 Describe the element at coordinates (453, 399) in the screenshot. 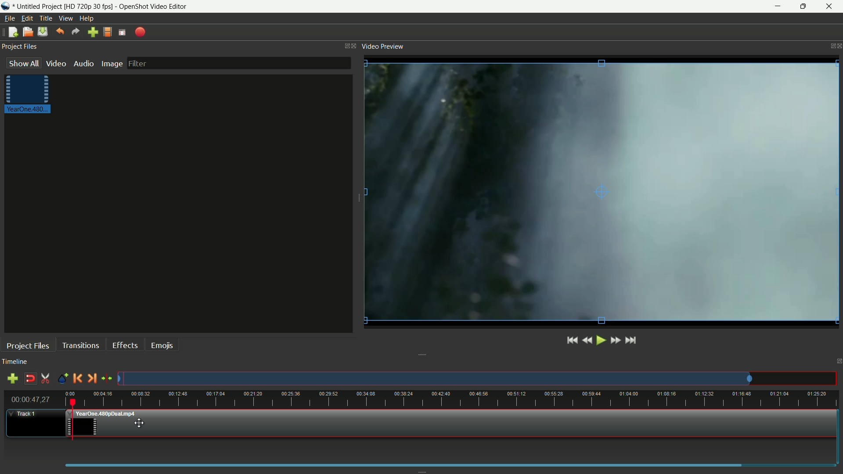

I see `time` at that location.